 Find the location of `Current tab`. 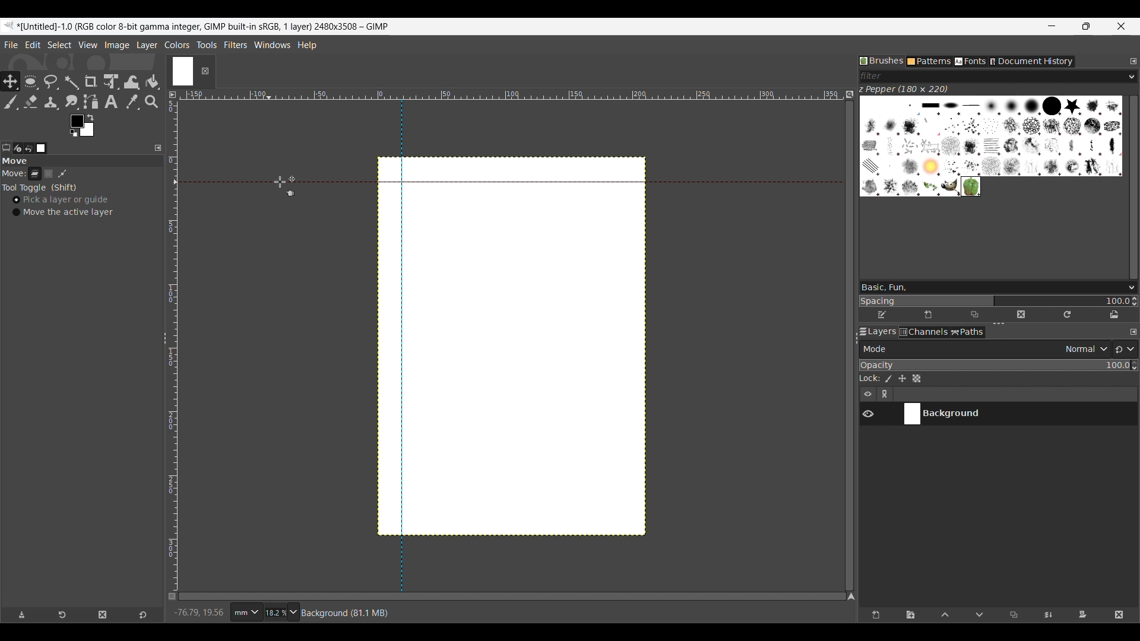

Current tab is located at coordinates (182, 69).